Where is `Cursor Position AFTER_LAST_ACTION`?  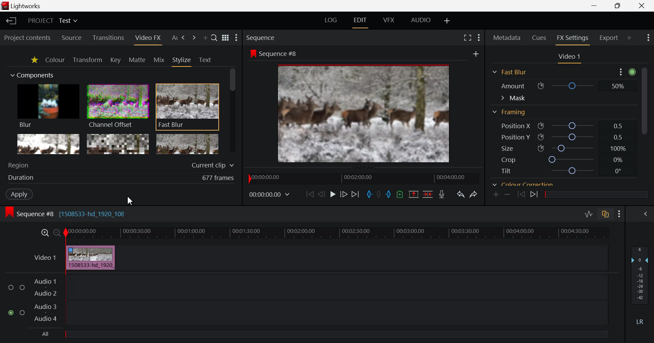 Cursor Position AFTER_LAST_ACTION is located at coordinates (130, 203).